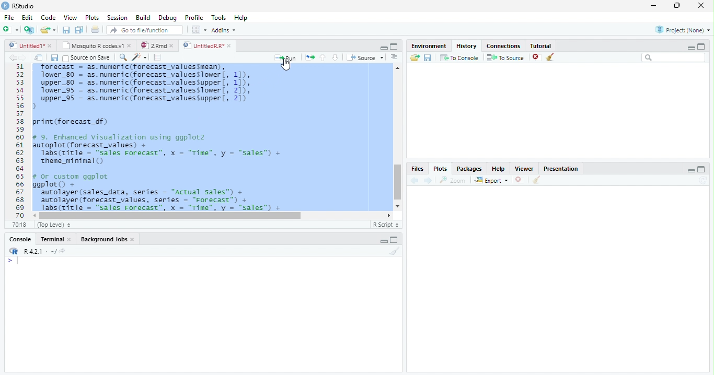  I want to click on Tutorial, so click(540, 46).